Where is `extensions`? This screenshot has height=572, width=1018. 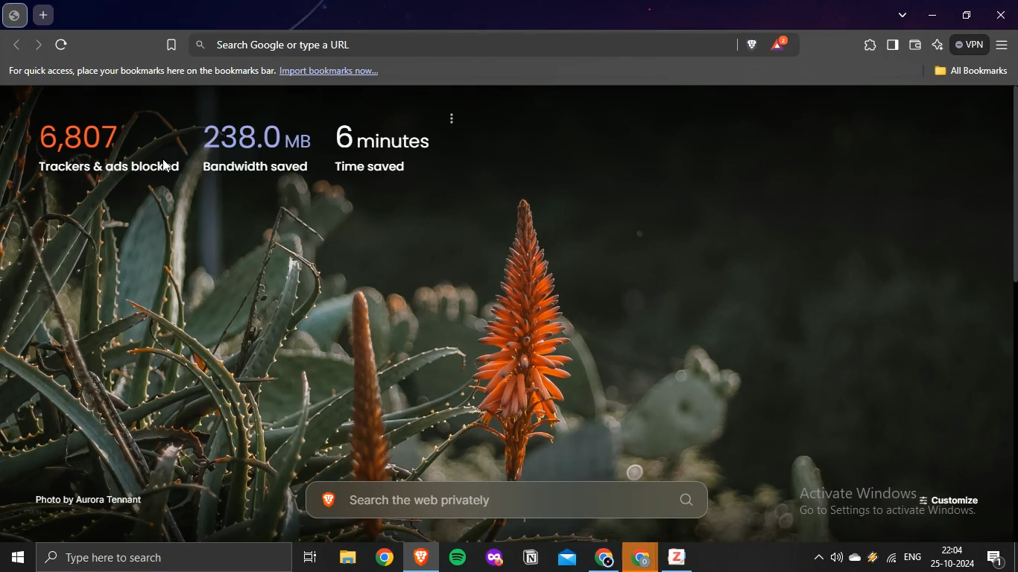 extensions is located at coordinates (870, 45).